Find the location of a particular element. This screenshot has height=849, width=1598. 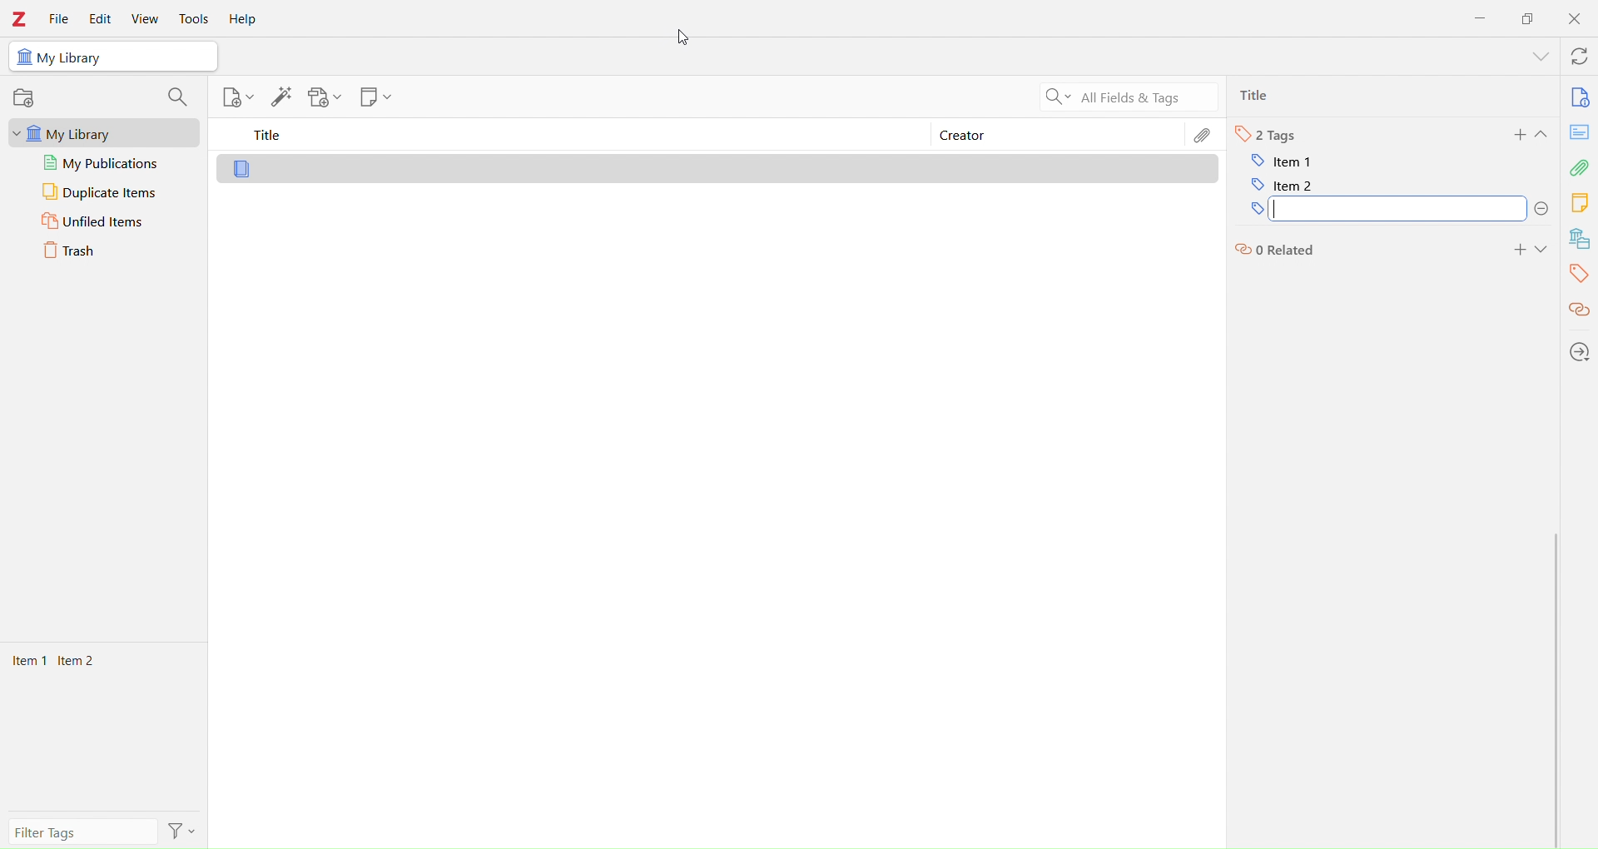

Title is located at coordinates (566, 137).